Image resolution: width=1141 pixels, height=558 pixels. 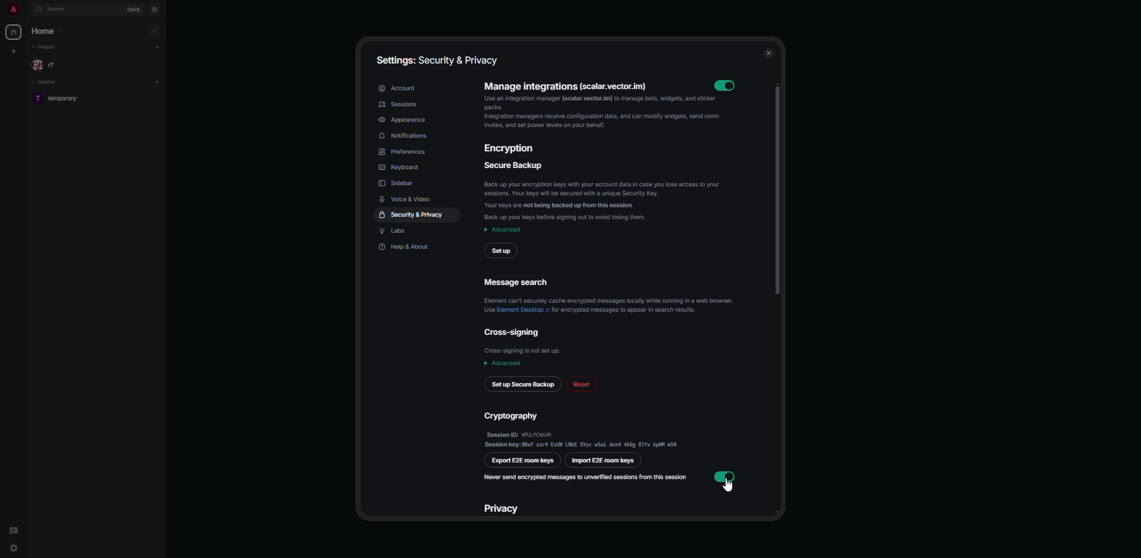 What do you see at coordinates (503, 230) in the screenshot?
I see `advanced` at bounding box center [503, 230].